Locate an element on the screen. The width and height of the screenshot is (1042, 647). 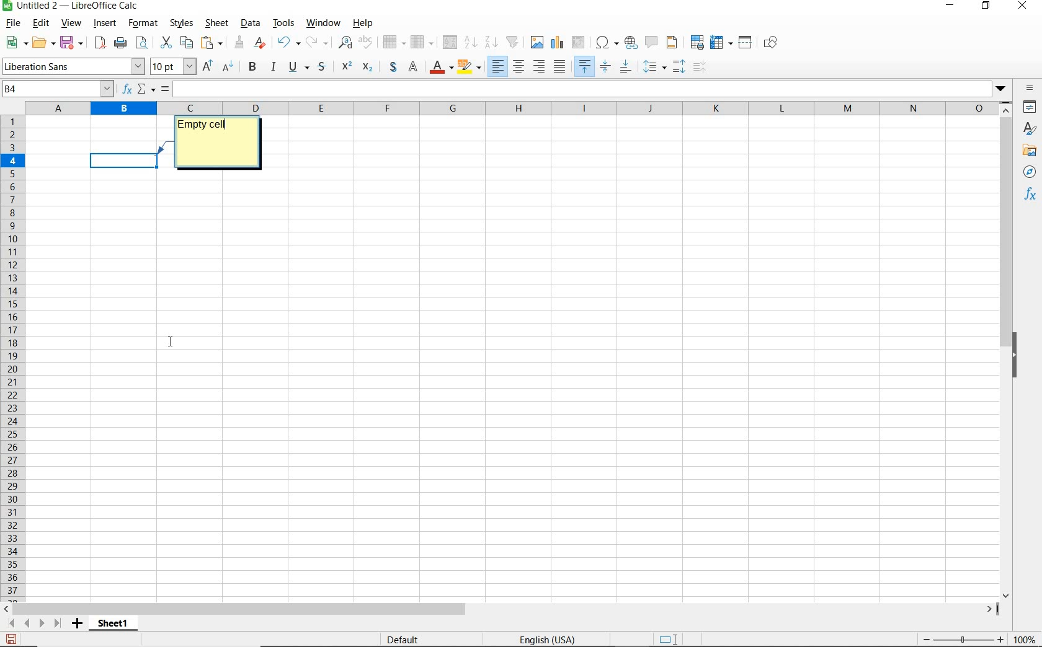
navigator is located at coordinates (1031, 172).